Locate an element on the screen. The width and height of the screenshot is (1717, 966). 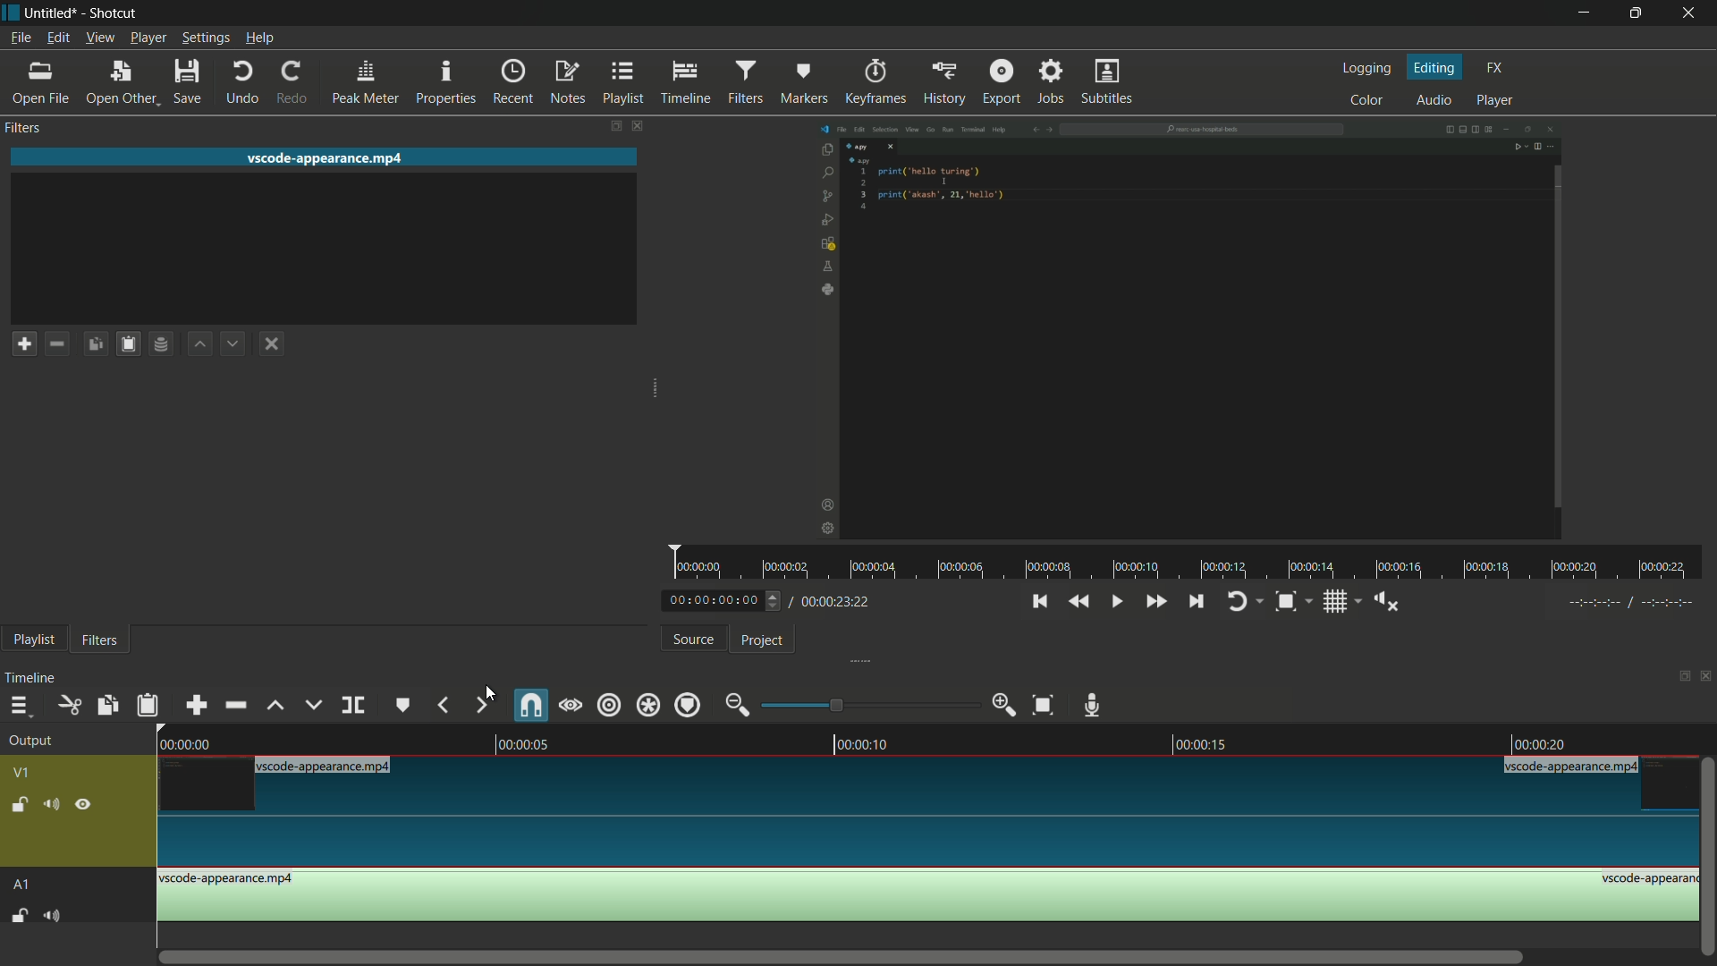
logging is located at coordinates (1366, 70).